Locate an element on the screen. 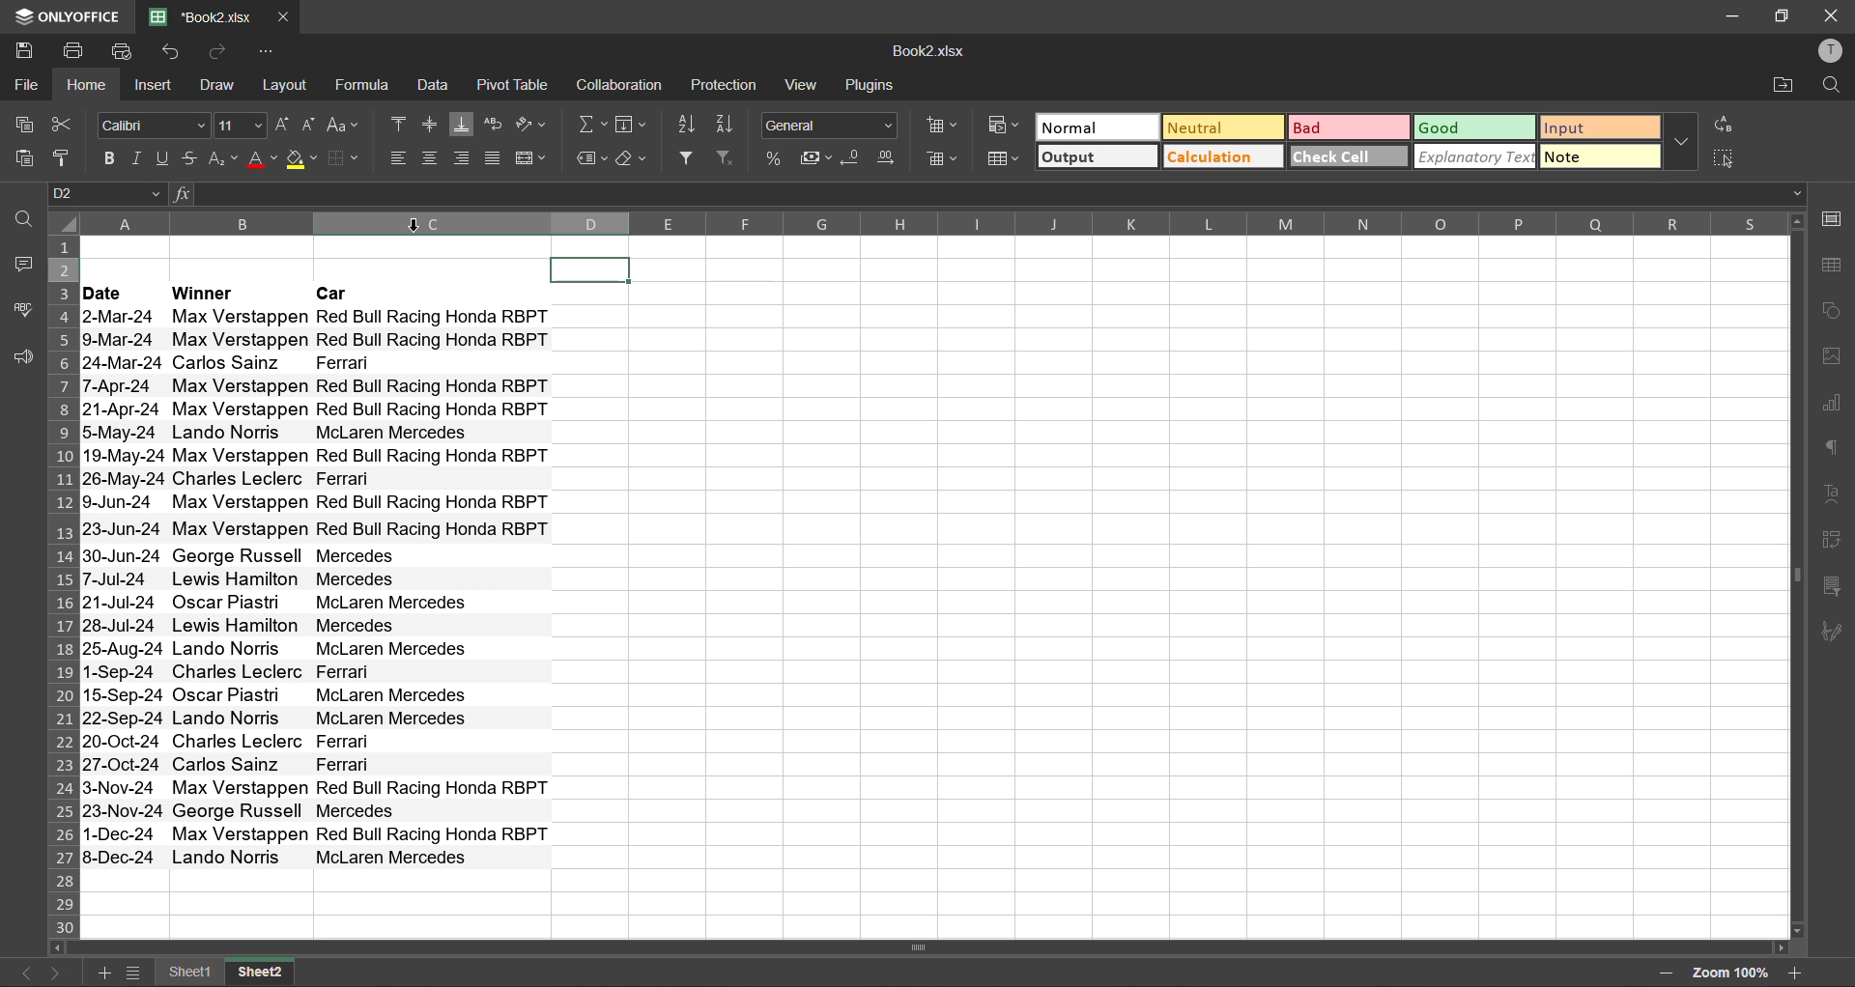 This screenshot has width=1855, height=987. justified is located at coordinates (495, 158).